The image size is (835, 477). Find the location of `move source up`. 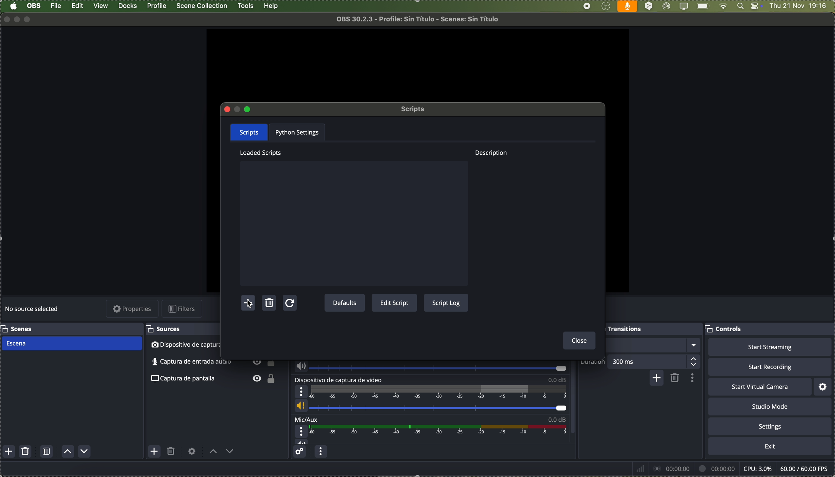

move source up is located at coordinates (213, 452).